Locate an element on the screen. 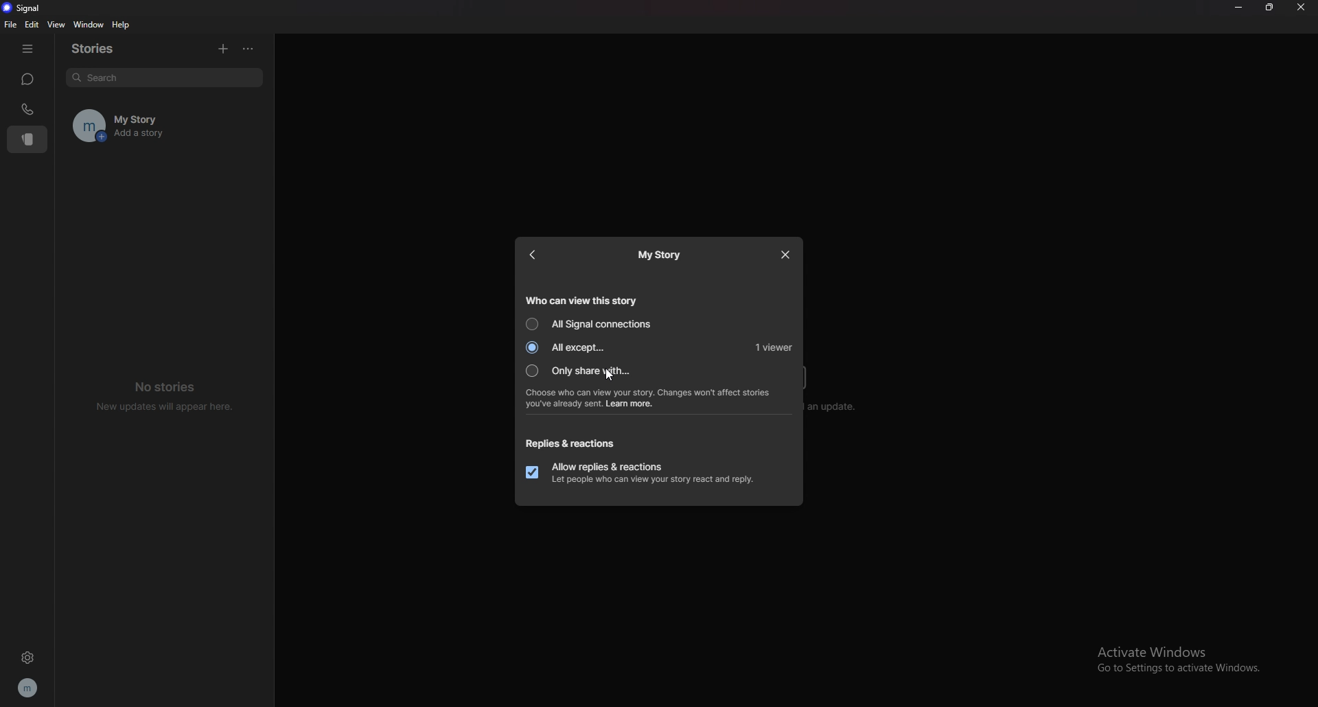  no stories new updates will appear here is located at coordinates (162, 397).